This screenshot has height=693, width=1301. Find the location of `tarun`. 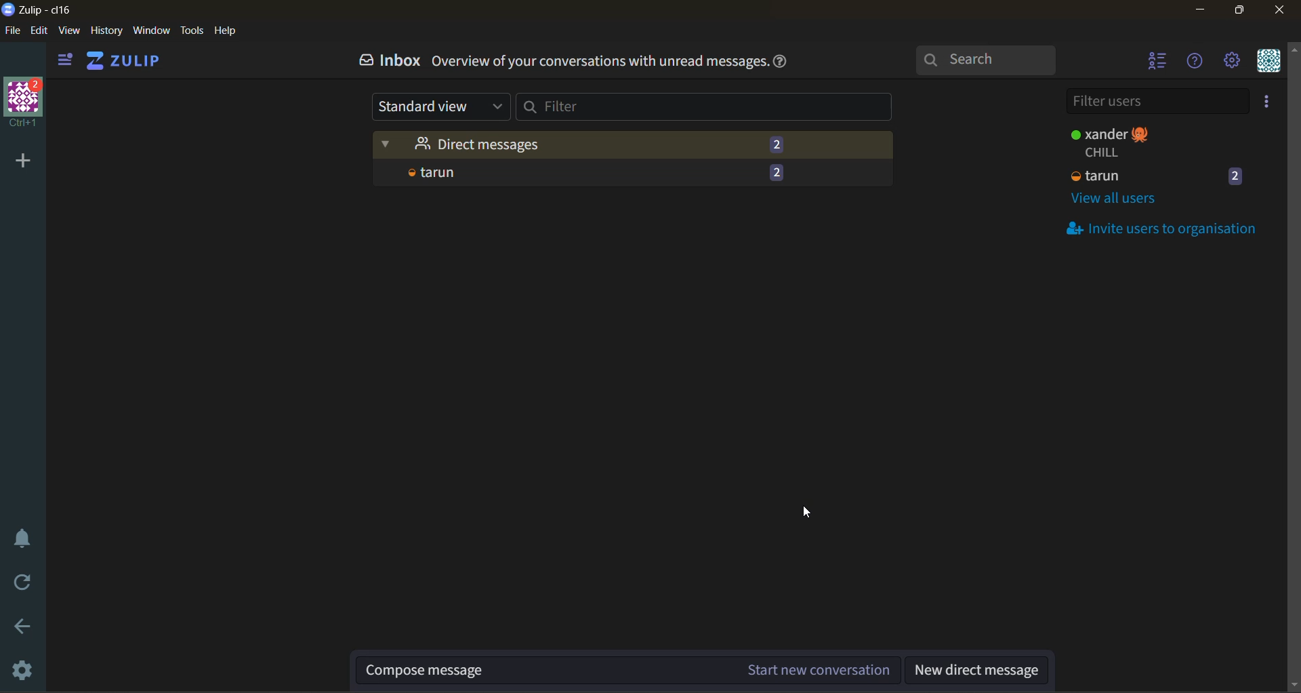

tarun is located at coordinates (625, 172).